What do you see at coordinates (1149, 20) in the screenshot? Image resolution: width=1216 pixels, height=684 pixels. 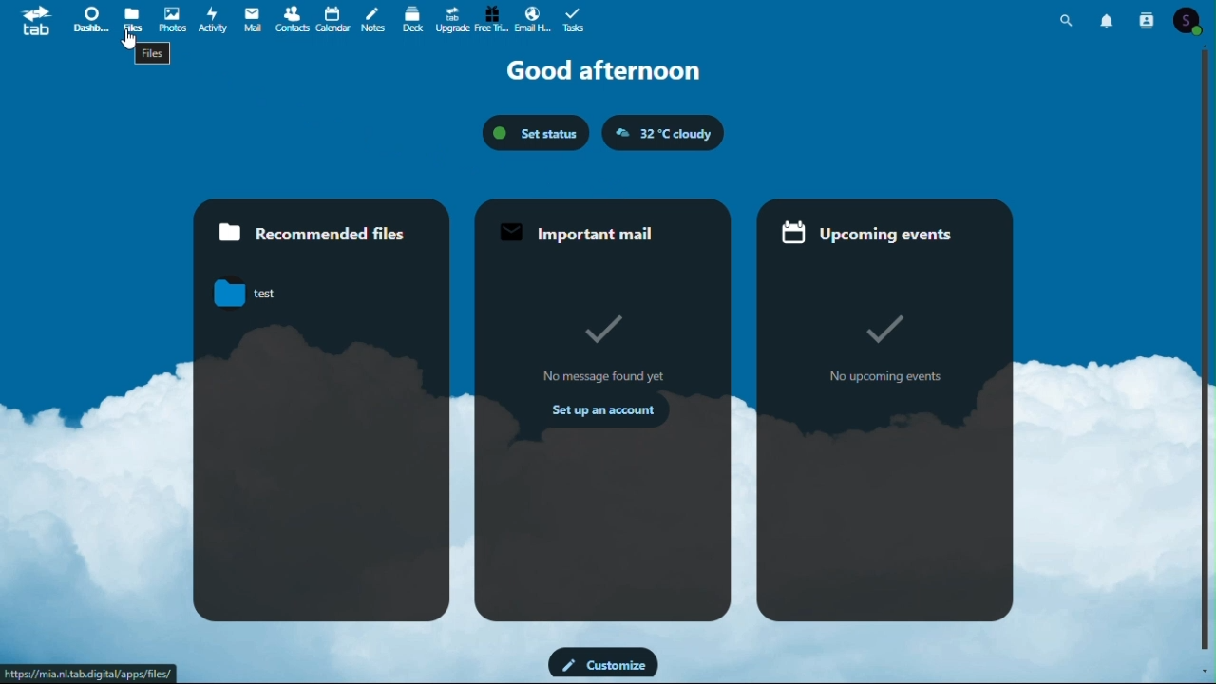 I see `contacts` at bounding box center [1149, 20].